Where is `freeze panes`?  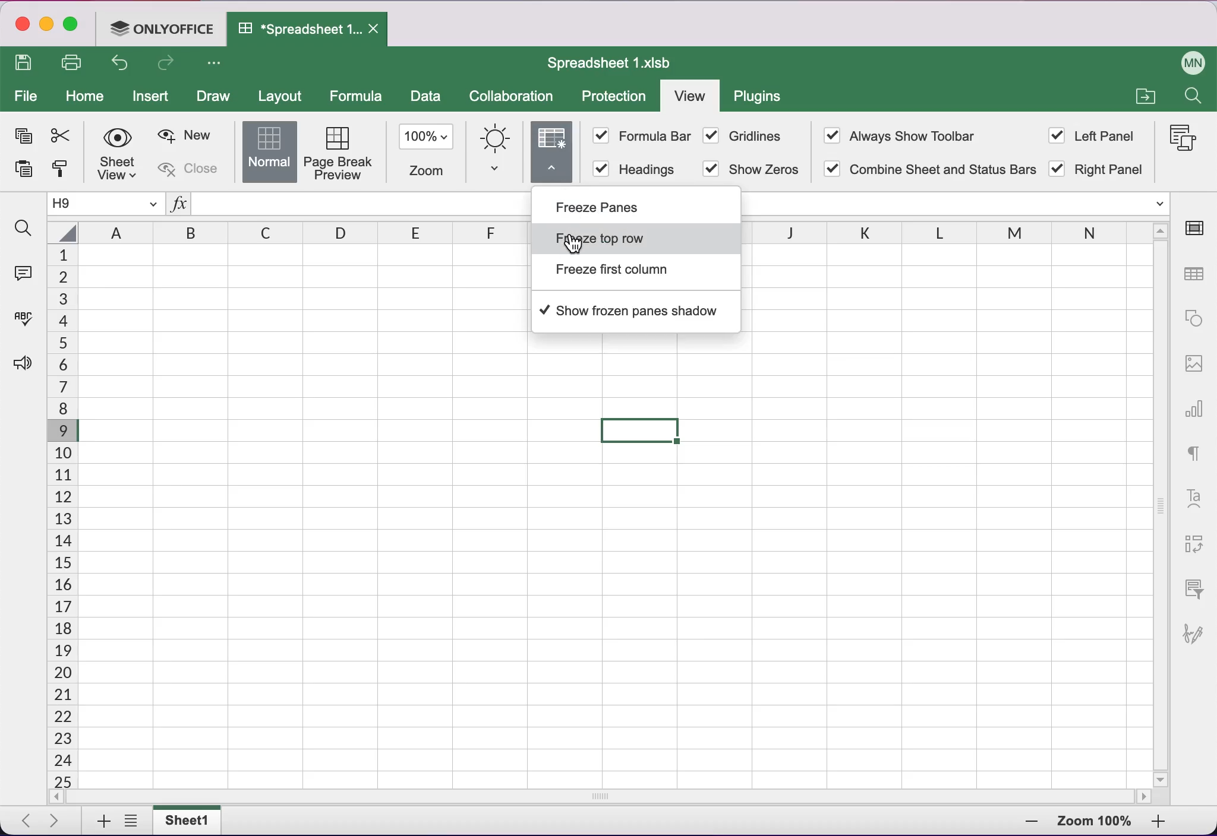
freeze panes is located at coordinates (616, 208).